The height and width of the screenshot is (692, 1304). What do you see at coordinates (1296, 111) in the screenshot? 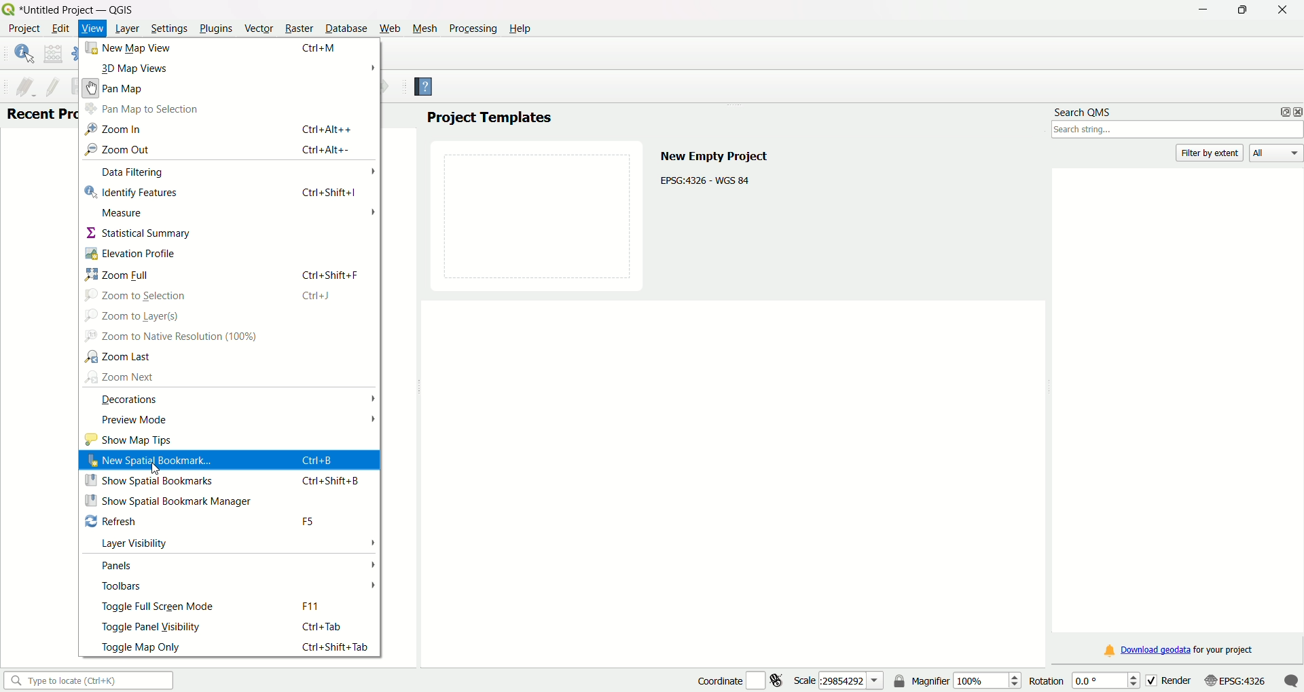
I see `close` at bounding box center [1296, 111].